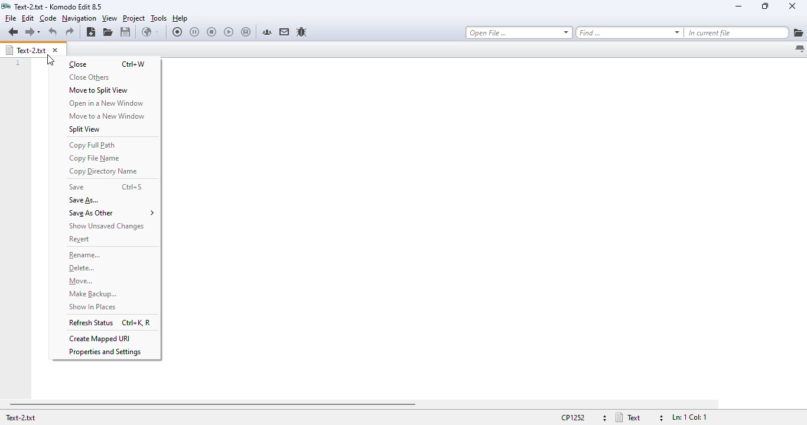 Image resolution: width=807 pixels, height=425 pixels. I want to click on move, so click(82, 281).